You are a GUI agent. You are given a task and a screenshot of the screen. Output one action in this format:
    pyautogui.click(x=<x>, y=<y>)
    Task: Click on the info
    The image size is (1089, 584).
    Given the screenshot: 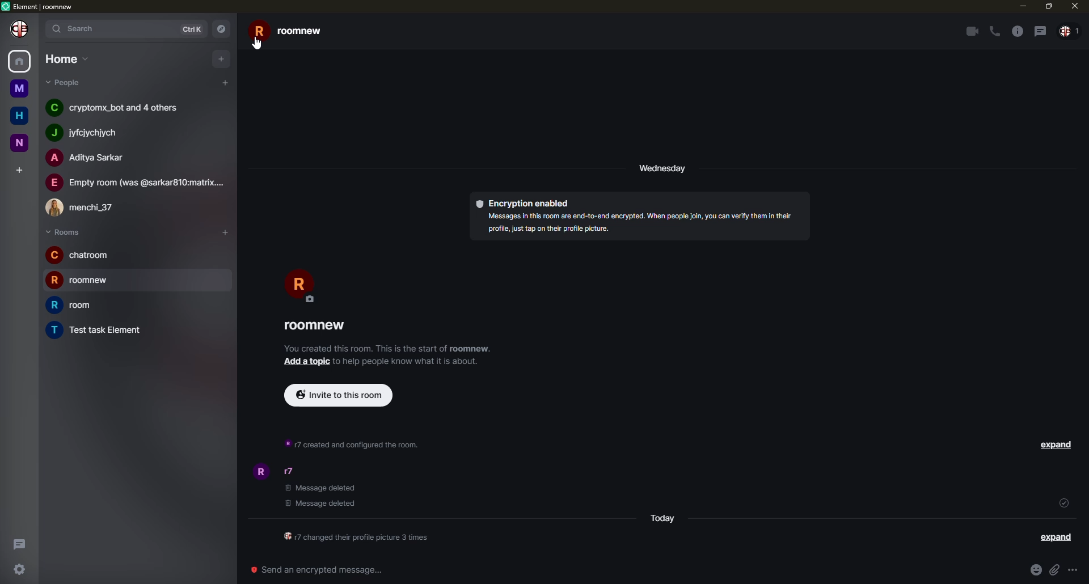 What is the action you would take?
    pyautogui.click(x=1078, y=570)
    